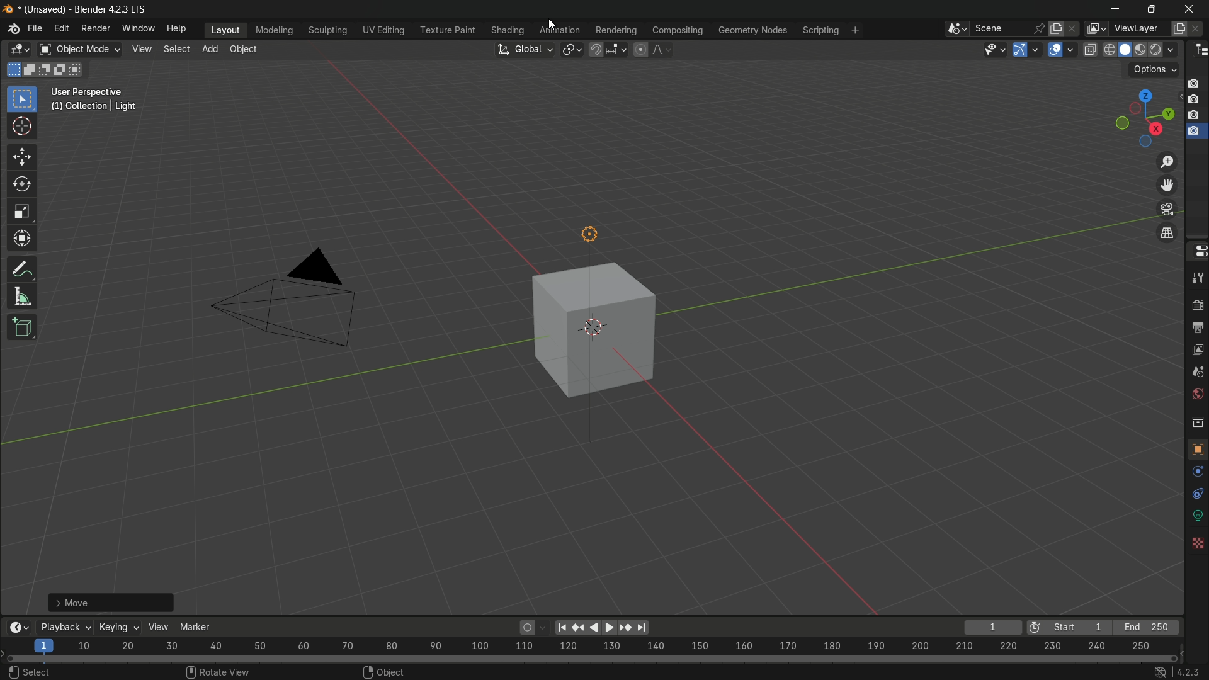  What do you see at coordinates (1198, 305) in the screenshot?
I see `render` at bounding box center [1198, 305].